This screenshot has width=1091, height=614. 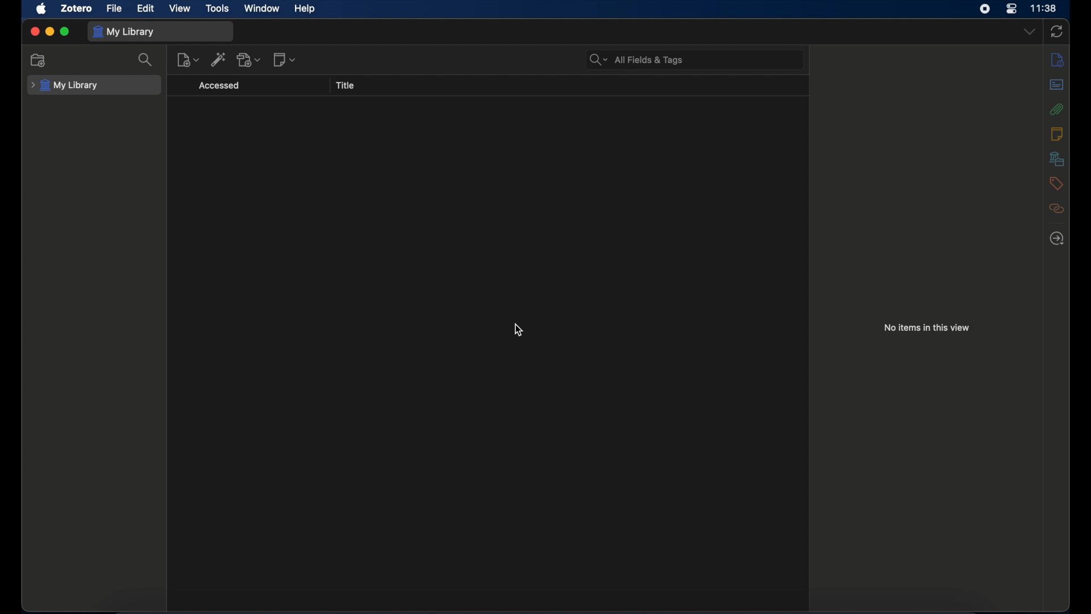 What do you see at coordinates (1056, 158) in the screenshot?
I see `libraries` at bounding box center [1056, 158].